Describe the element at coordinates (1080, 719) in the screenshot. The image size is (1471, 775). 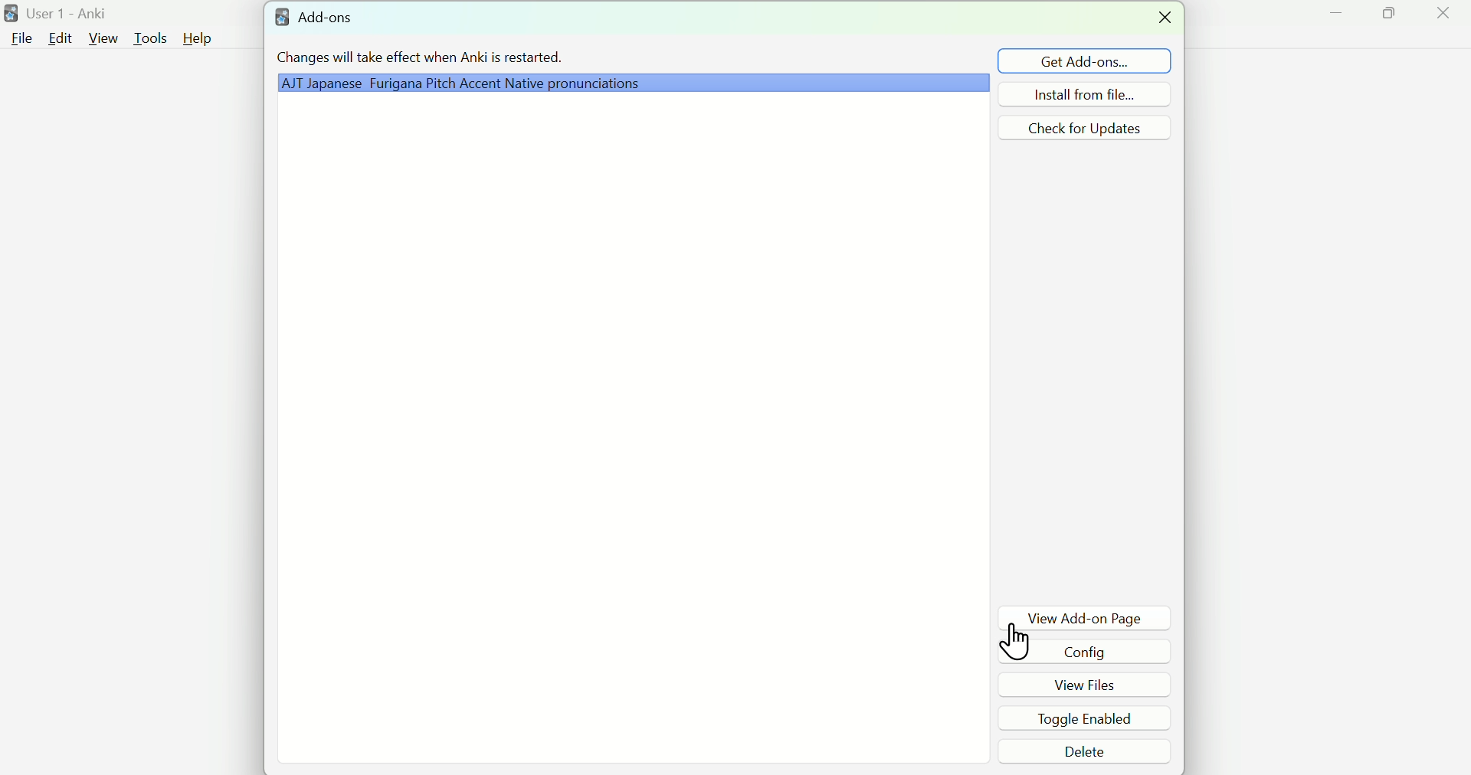
I see `Toggle Enabled` at that location.